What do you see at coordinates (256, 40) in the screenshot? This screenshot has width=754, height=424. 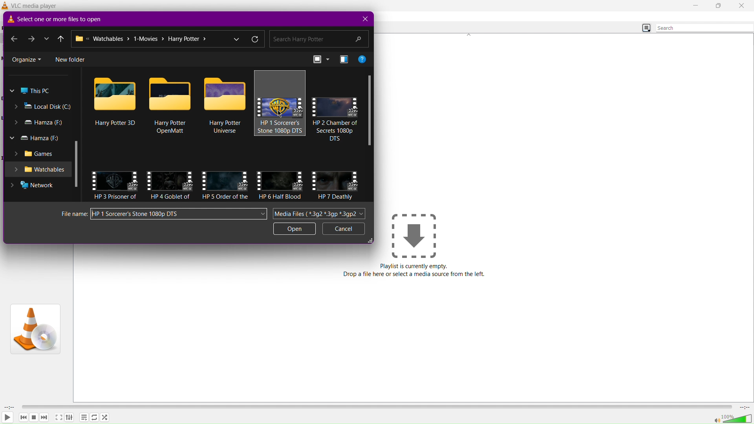 I see `refresh` at bounding box center [256, 40].